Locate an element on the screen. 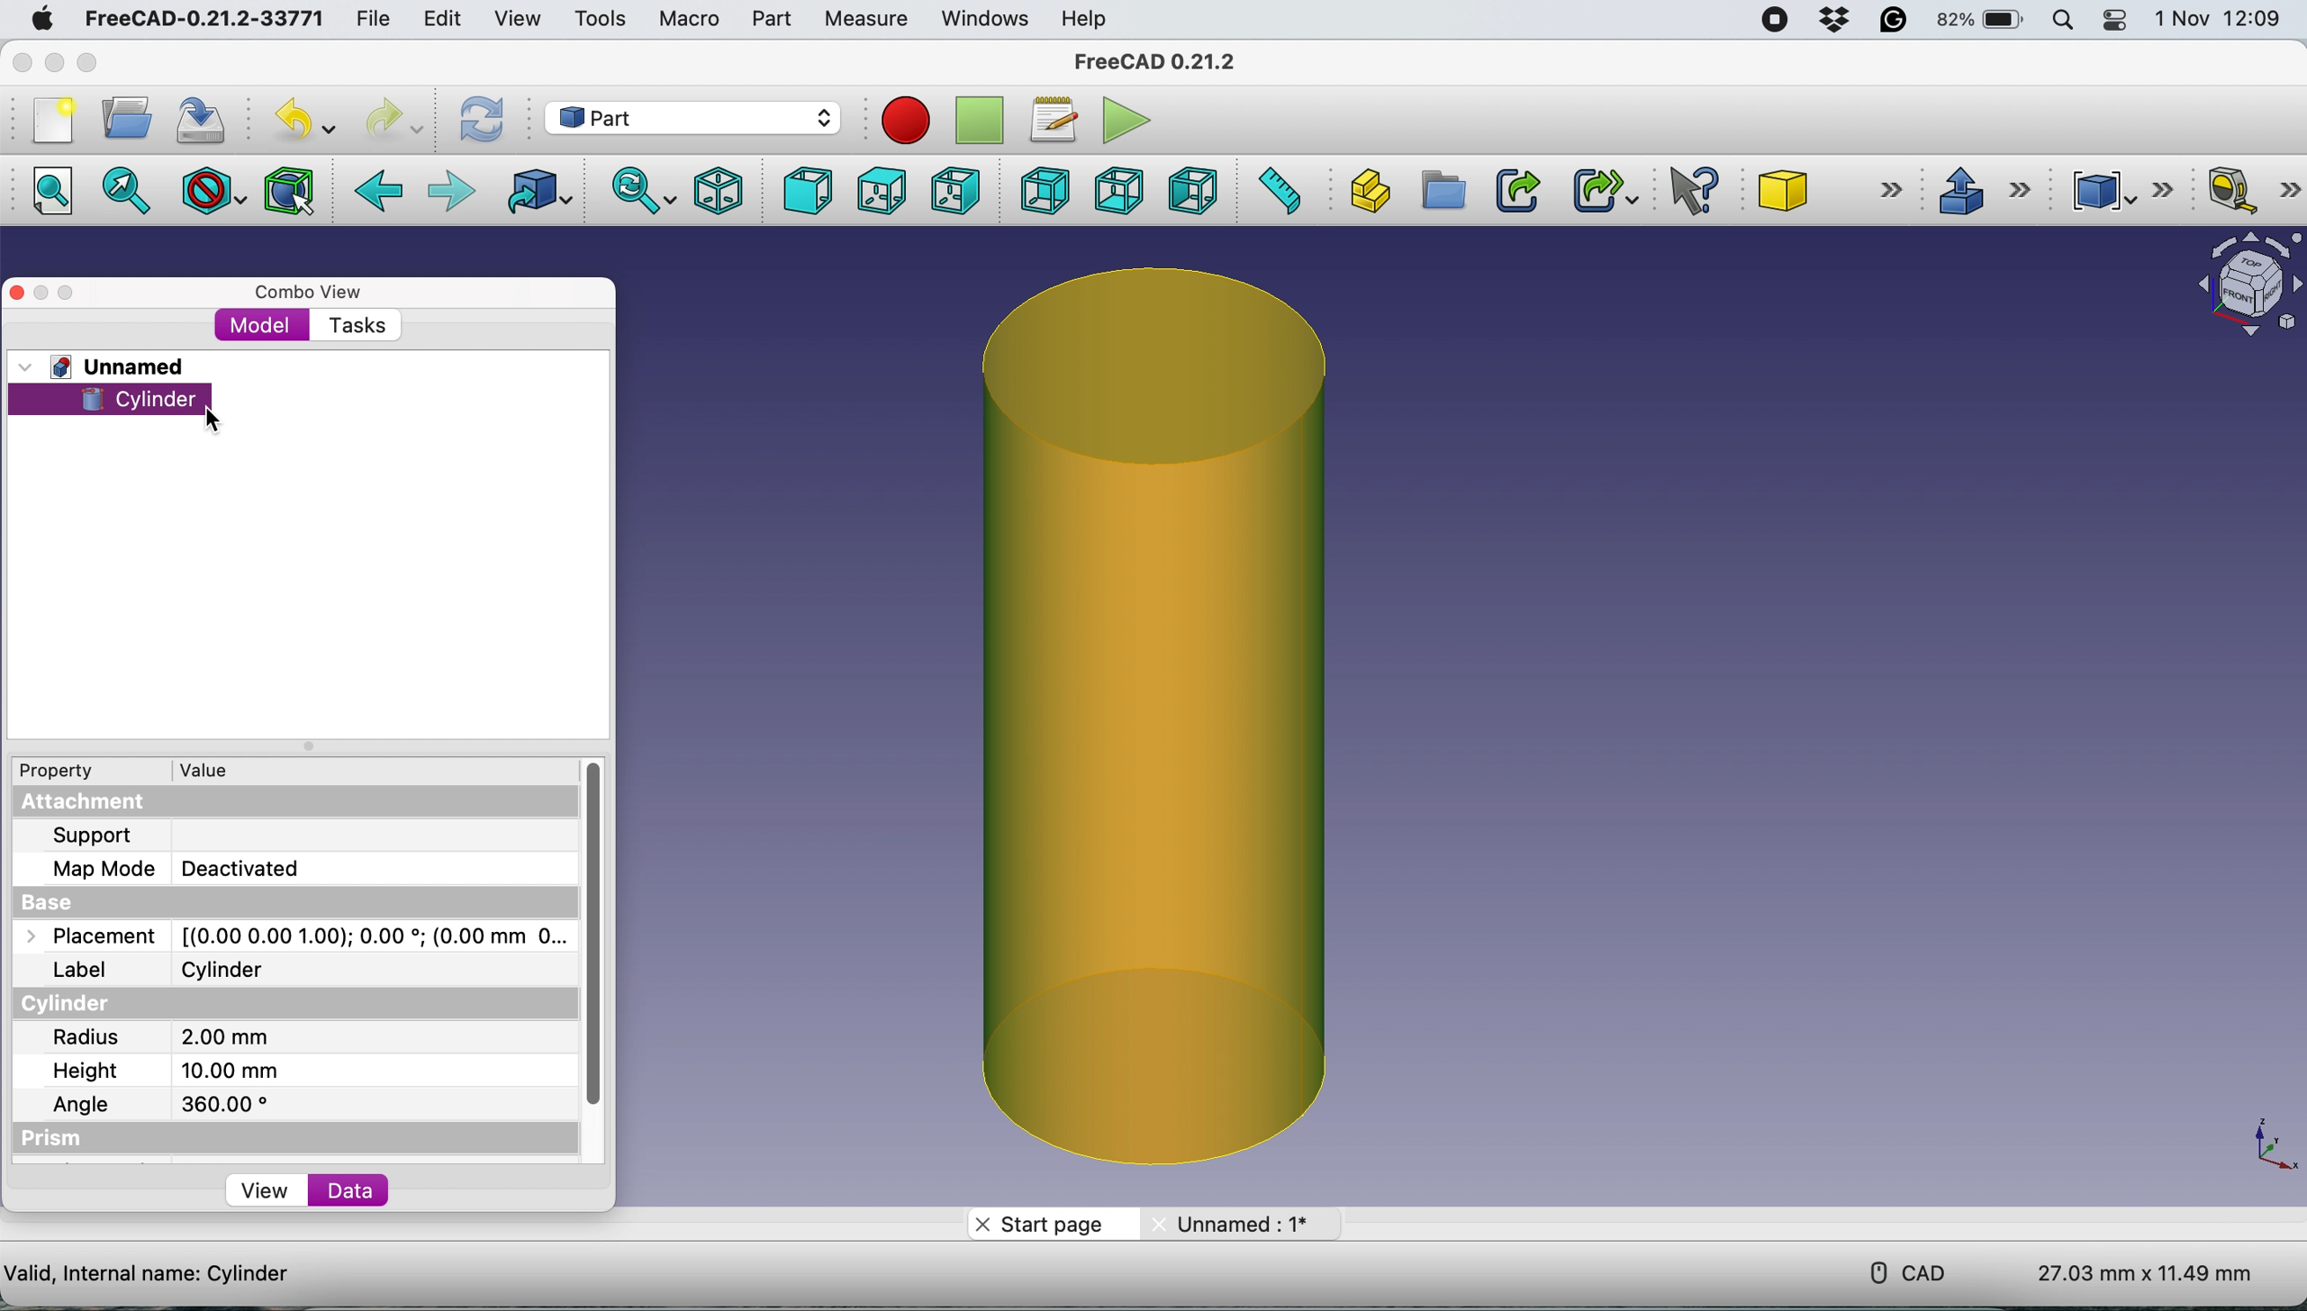 The width and height of the screenshot is (2307, 1311). cylinder is located at coordinates (138, 398).